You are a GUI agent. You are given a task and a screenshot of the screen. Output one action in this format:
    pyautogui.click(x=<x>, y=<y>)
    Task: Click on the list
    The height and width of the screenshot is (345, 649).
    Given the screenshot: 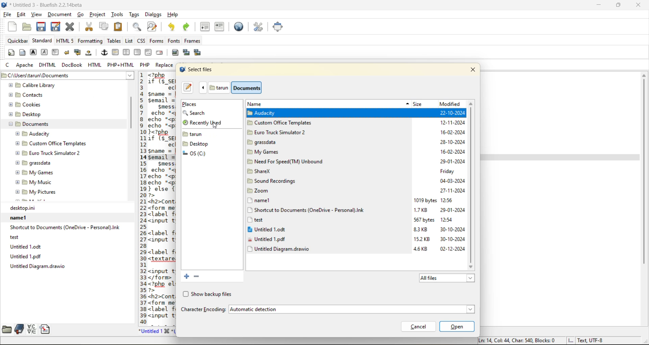 What is the action you would take?
    pyautogui.click(x=129, y=41)
    